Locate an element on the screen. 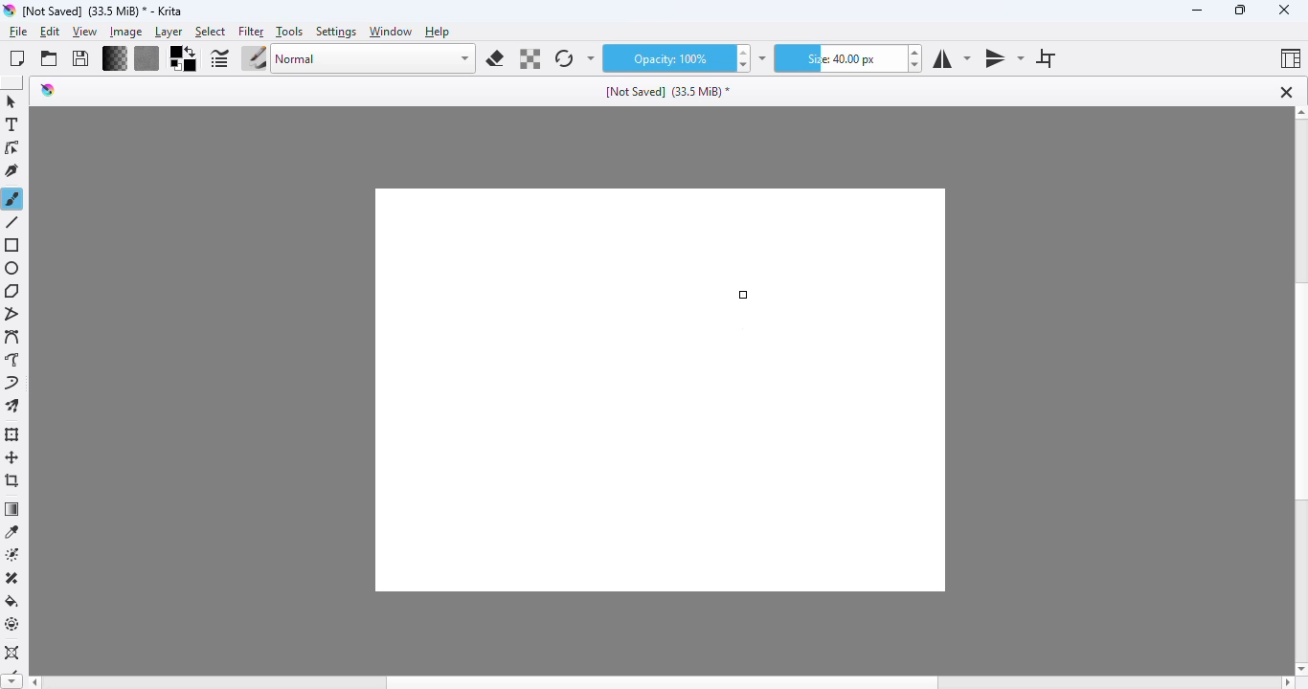 The image size is (1308, 689). move a layer is located at coordinates (12, 458).